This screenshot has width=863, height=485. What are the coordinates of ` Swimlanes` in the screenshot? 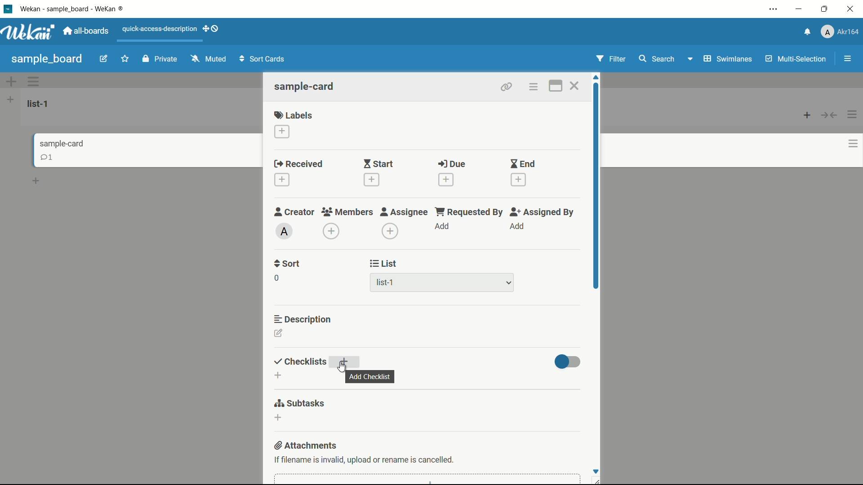 It's located at (718, 59).